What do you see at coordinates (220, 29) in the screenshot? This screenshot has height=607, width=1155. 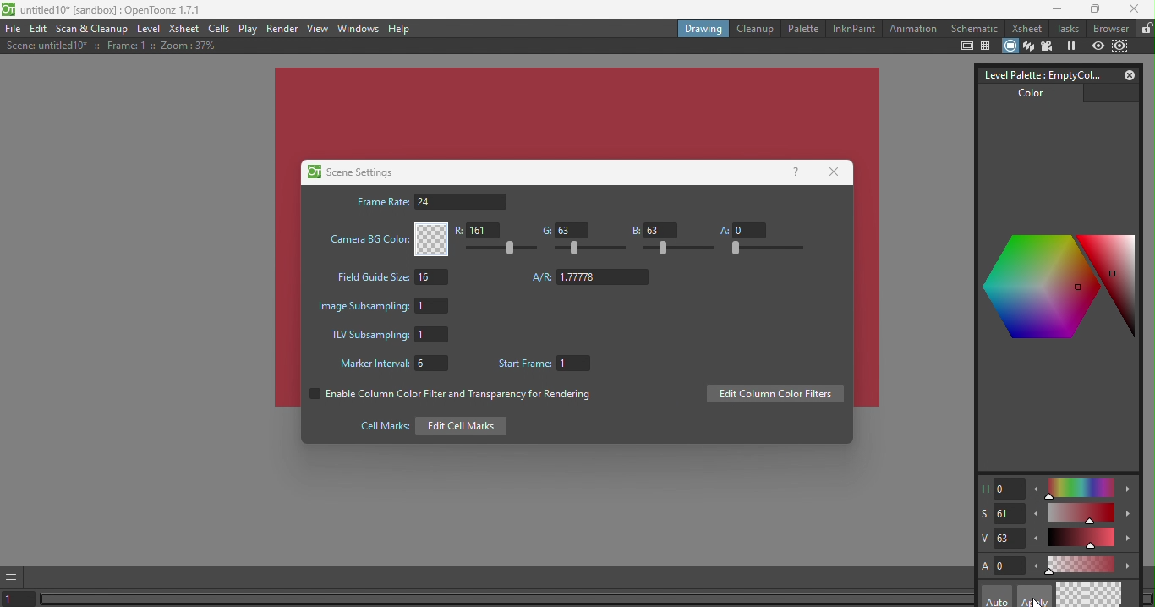 I see `Cells` at bounding box center [220, 29].